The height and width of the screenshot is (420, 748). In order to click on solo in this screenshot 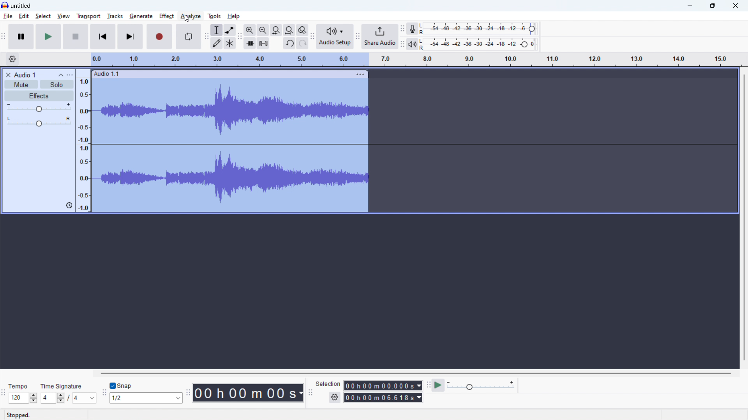, I will do `click(57, 84)`.